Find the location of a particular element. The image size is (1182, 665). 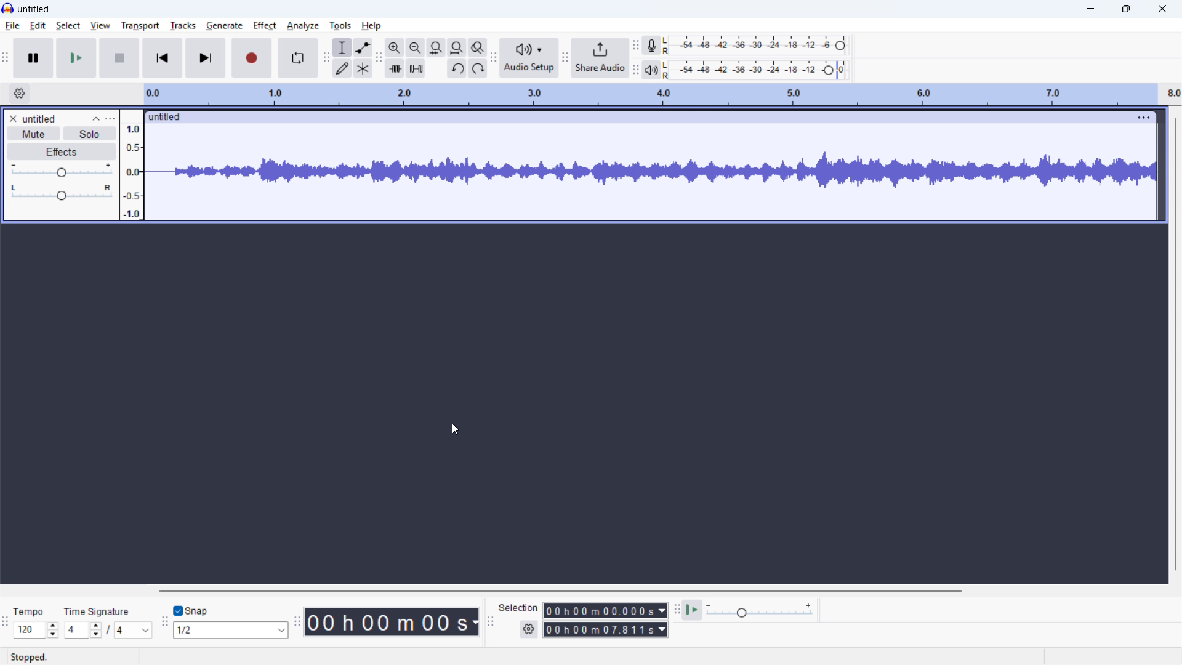

Timestamp  is located at coordinates (393, 622).